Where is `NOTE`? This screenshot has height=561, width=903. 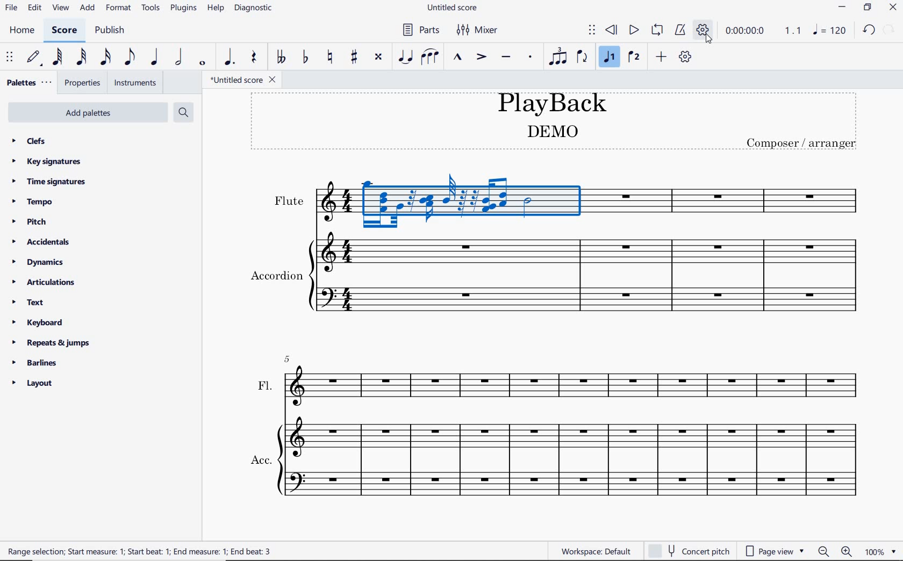 NOTE is located at coordinates (829, 31).